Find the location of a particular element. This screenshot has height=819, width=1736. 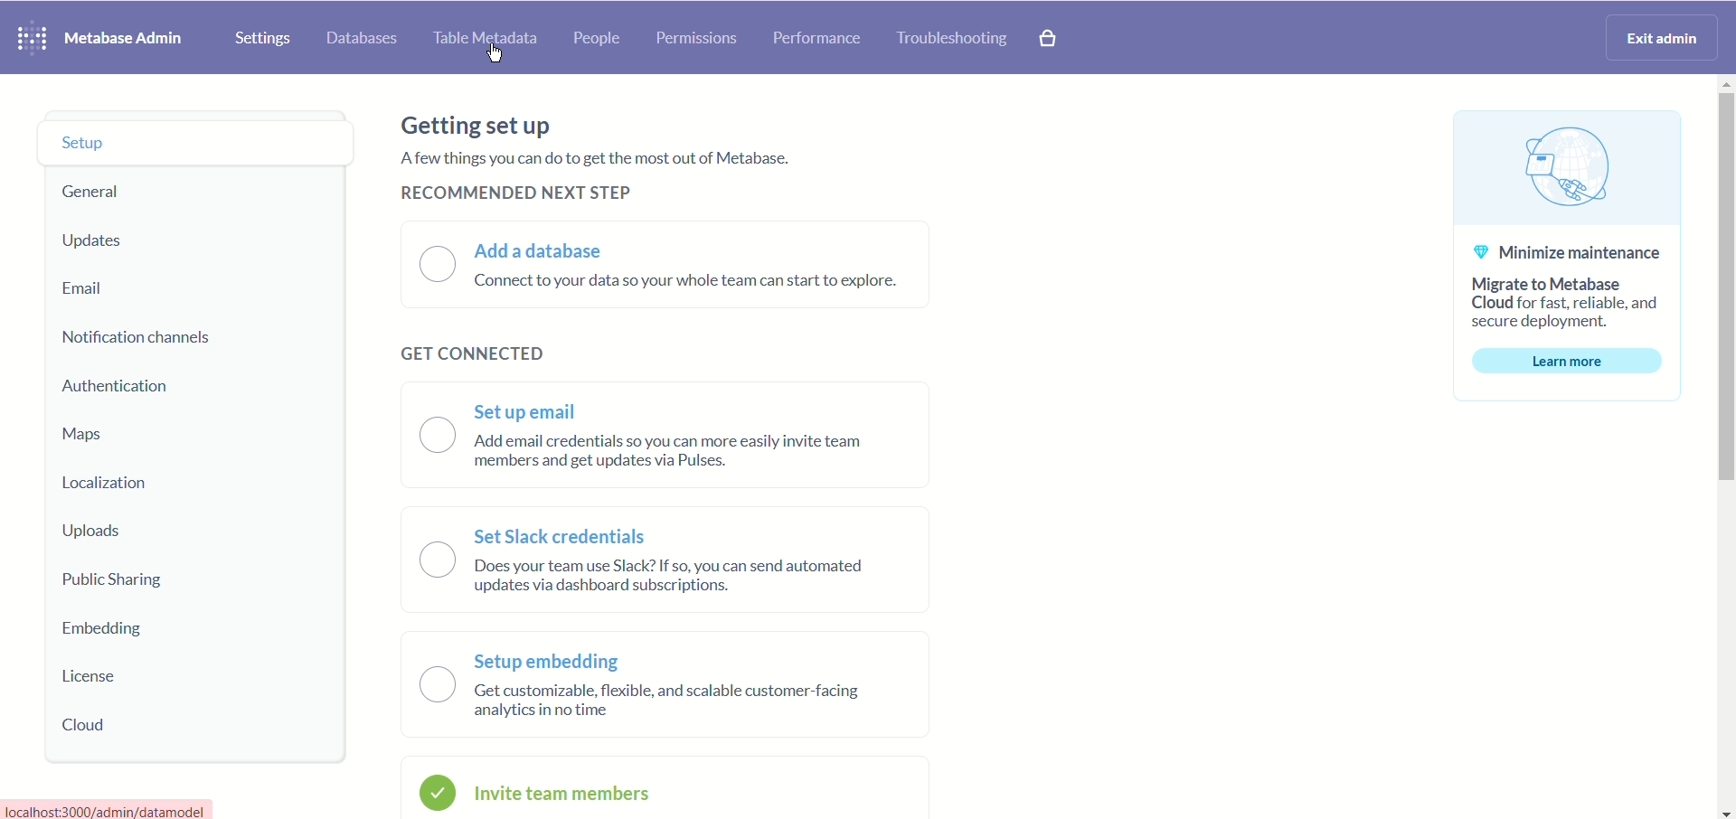

a few things you can do get the most out of Metabase is located at coordinates (626, 160).